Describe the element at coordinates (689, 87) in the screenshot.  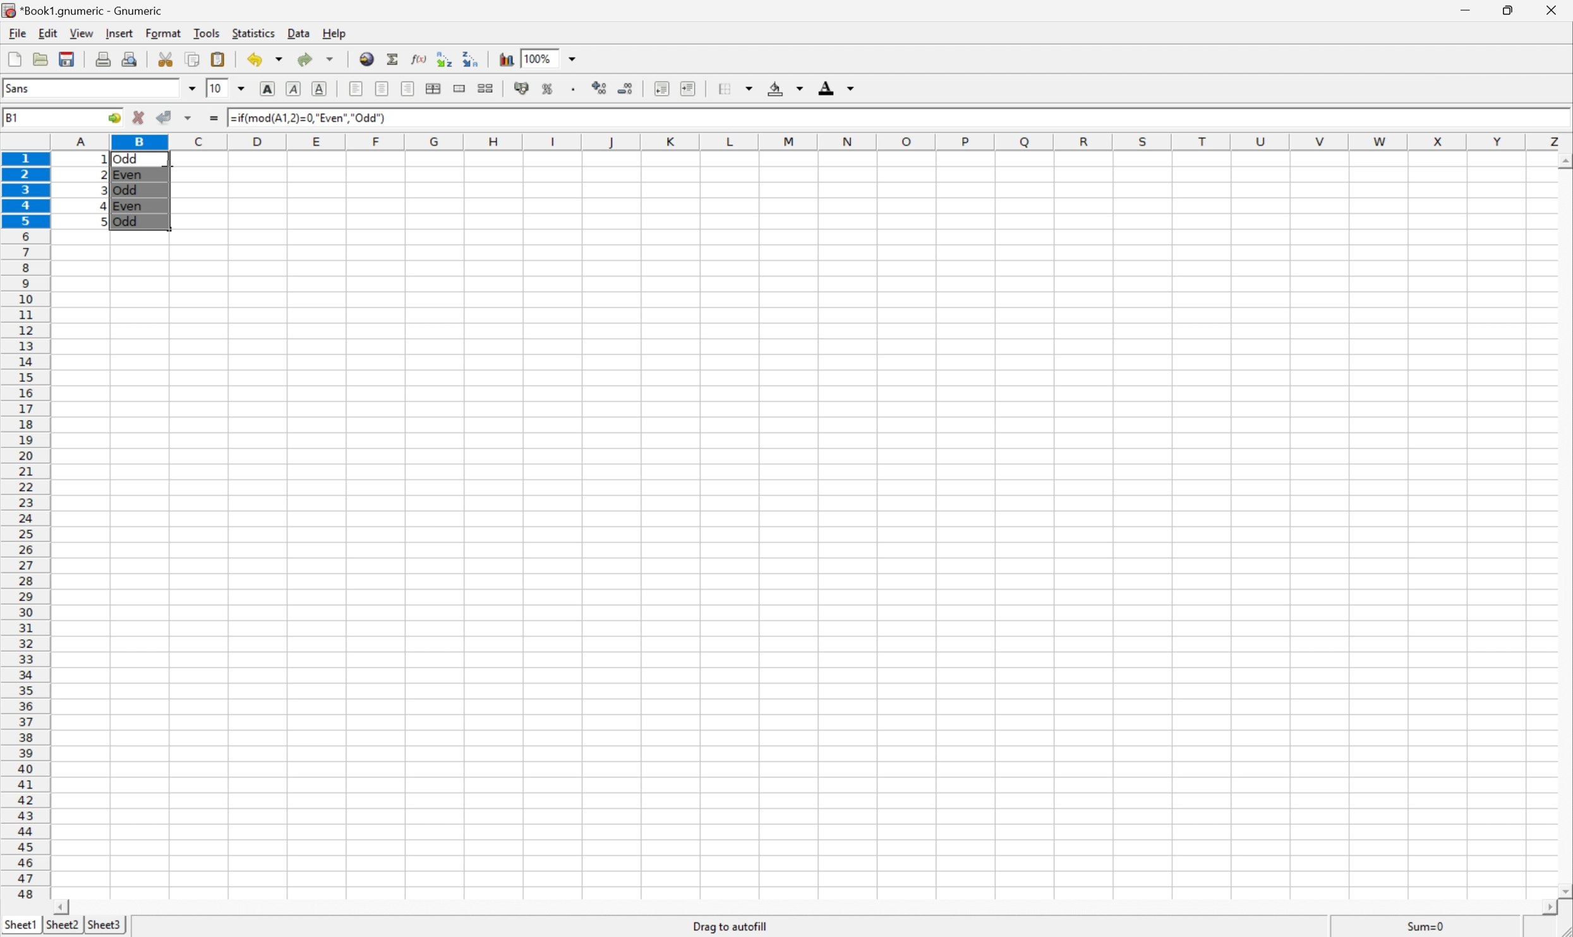
I see `Increase indent, and align the contents to the left` at that location.